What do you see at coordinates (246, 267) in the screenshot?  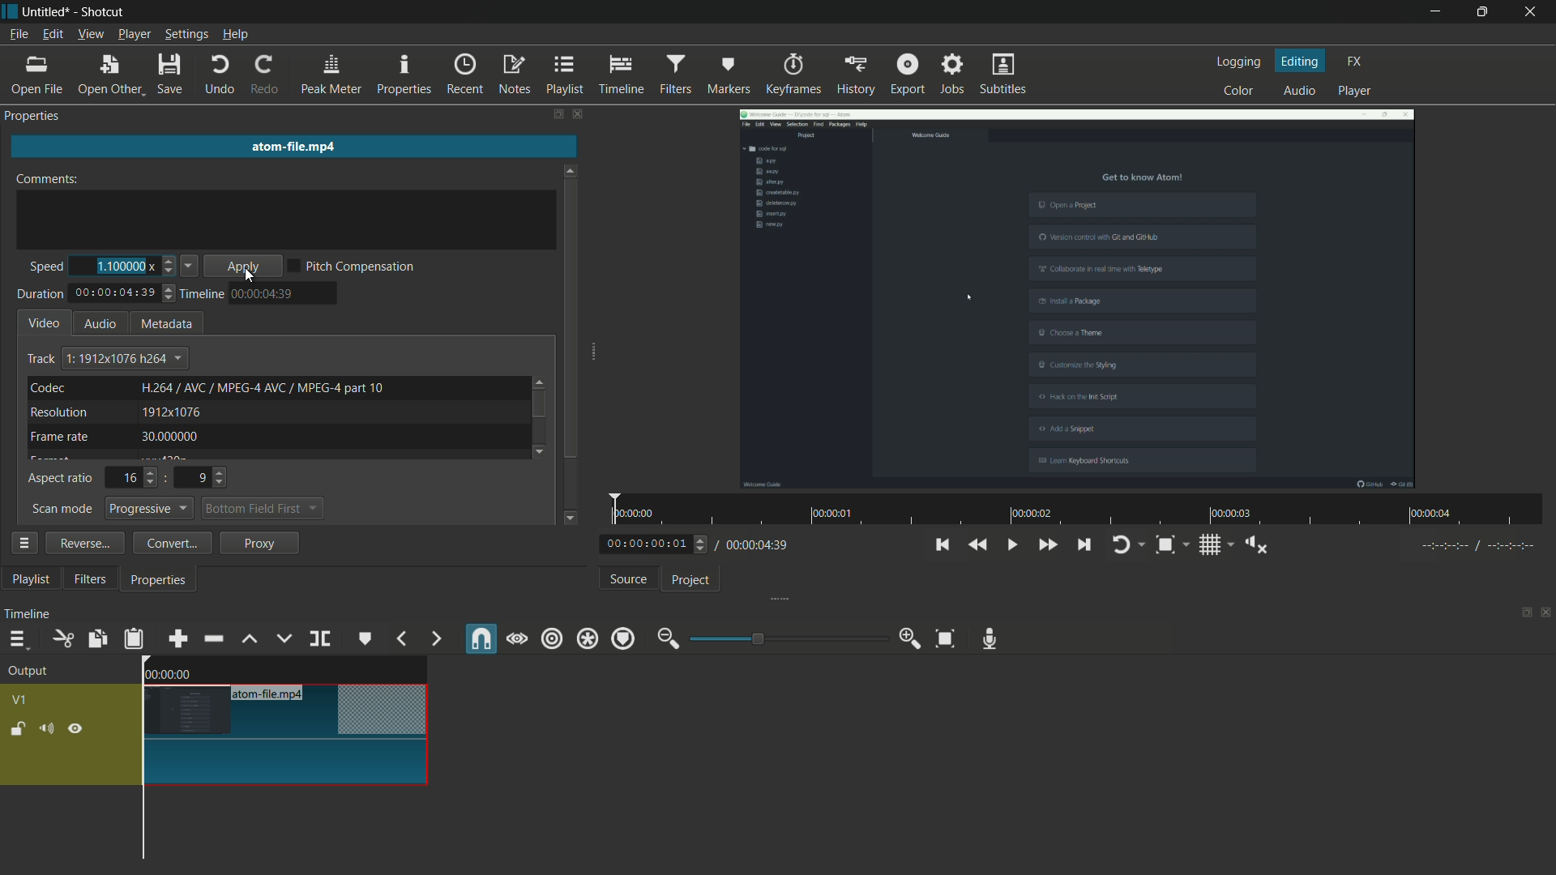 I see `apply` at bounding box center [246, 267].